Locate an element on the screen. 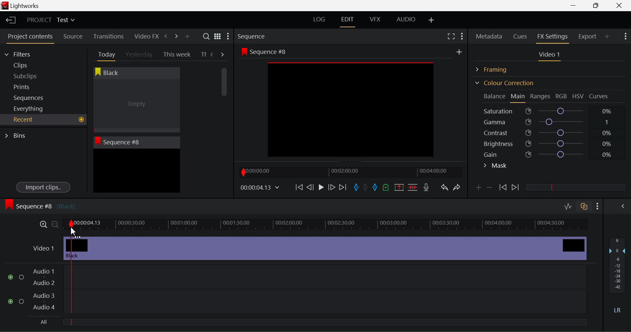 This screenshot has width=631, height=332. Show Settings is located at coordinates (598, 206).